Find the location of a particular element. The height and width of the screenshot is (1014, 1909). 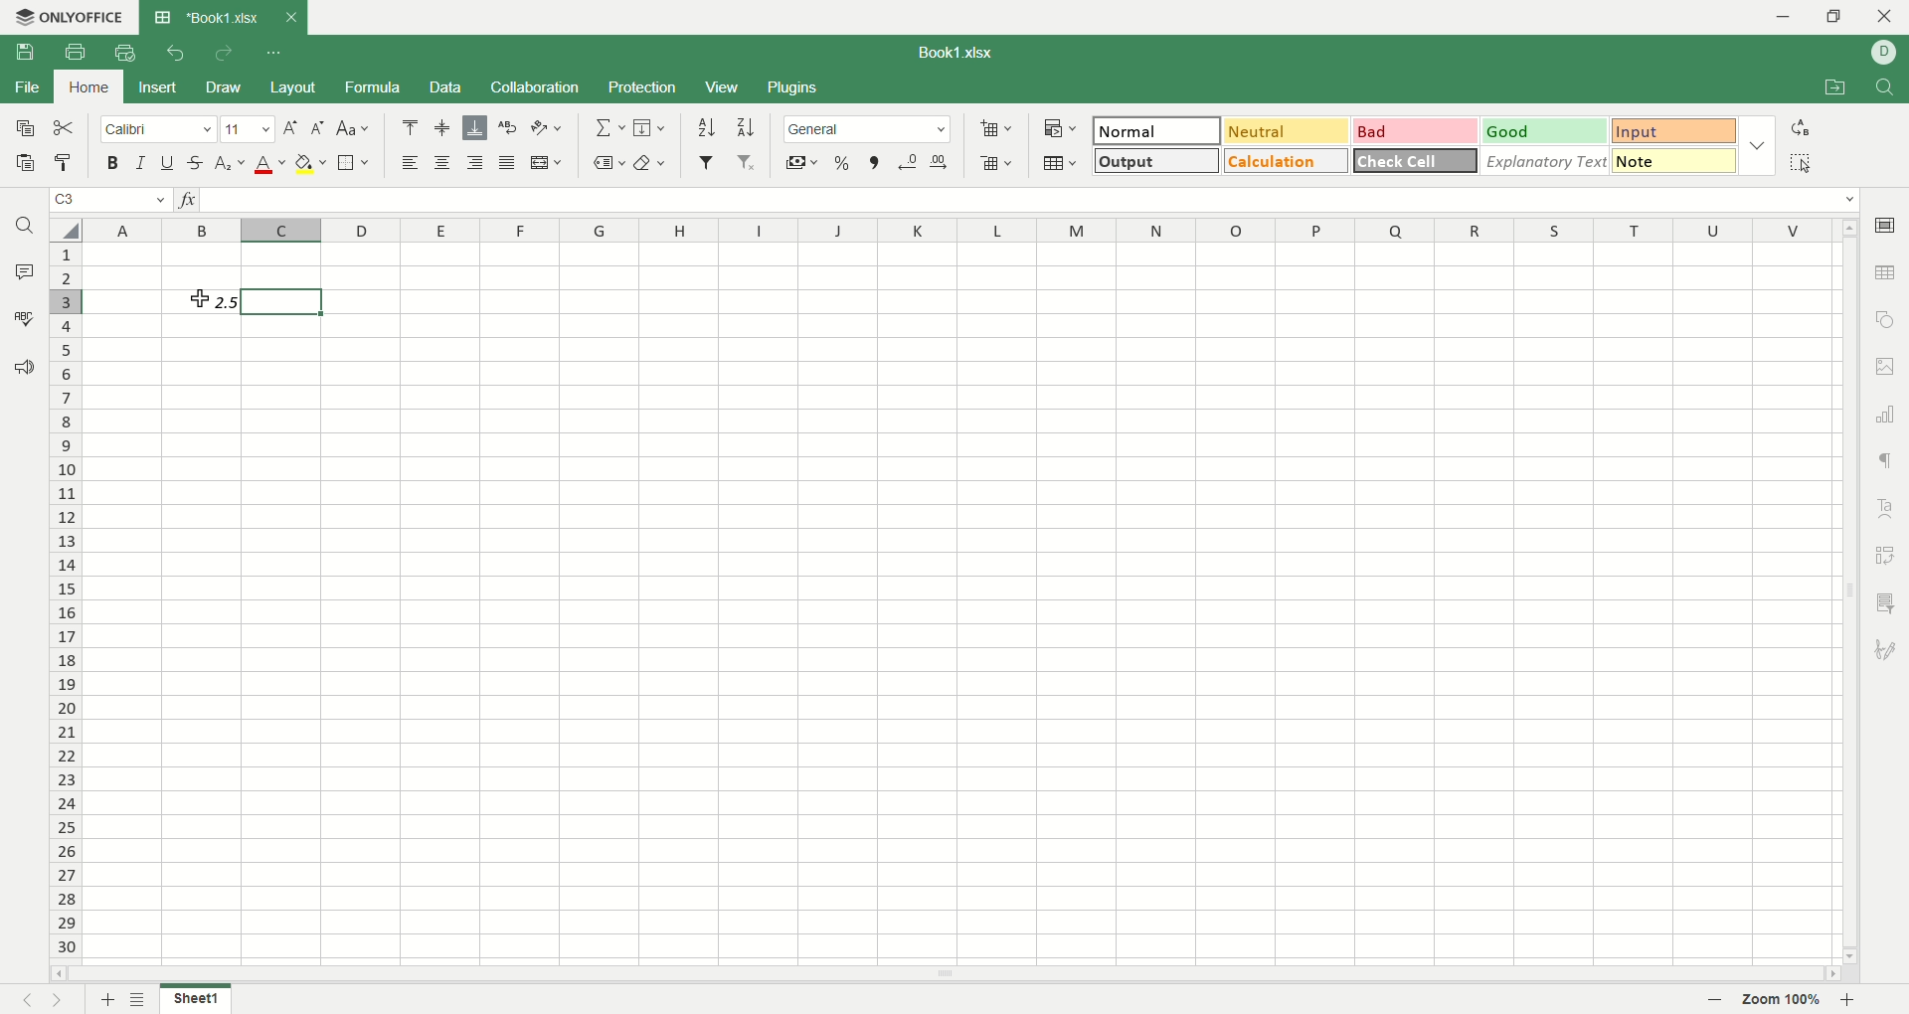

percent style is located at coordinates (841, 164).